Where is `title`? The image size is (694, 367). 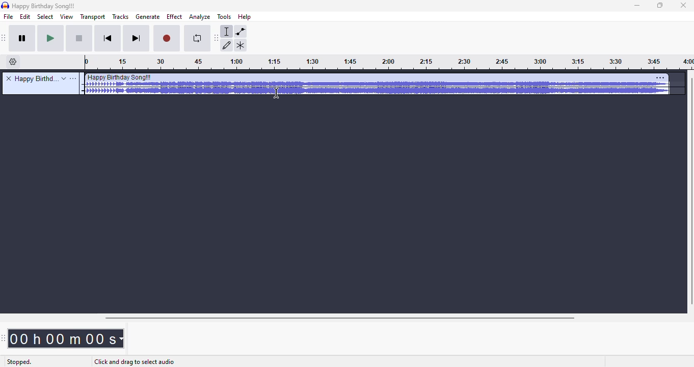
title is located at coordinates (37, 78).